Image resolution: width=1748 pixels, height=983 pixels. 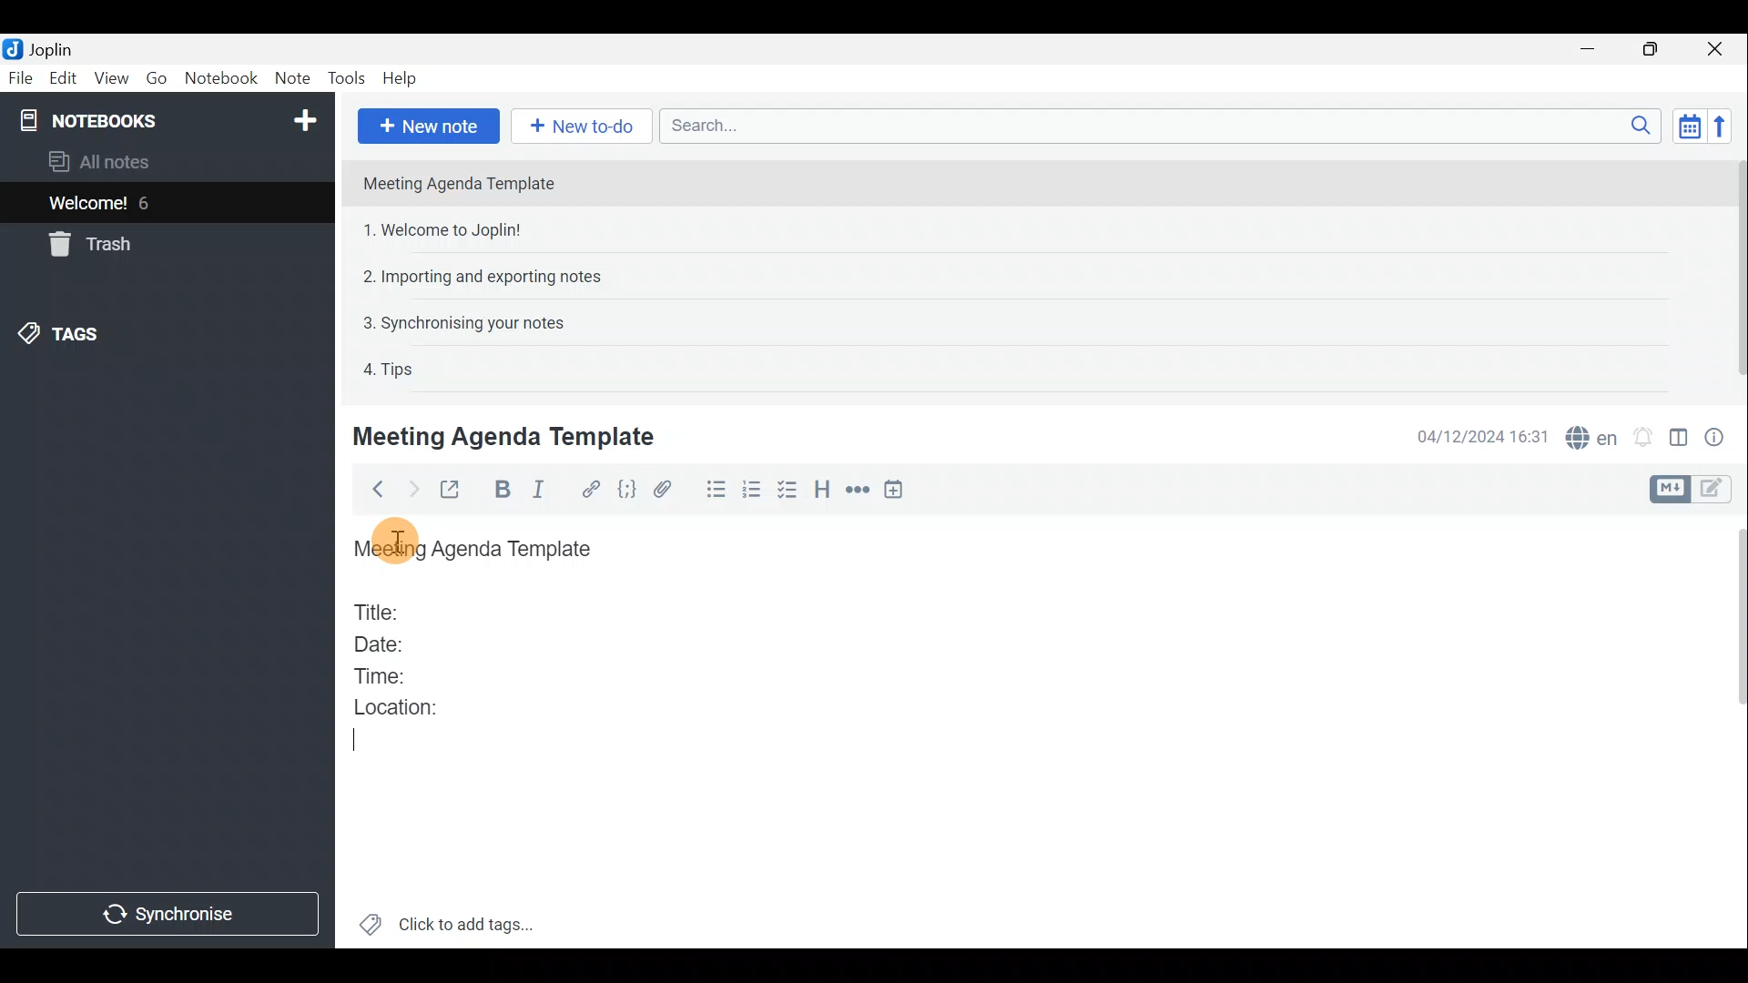 What do you see at coordinates (352, 742) in the screenshot?
I see `Cursor` at bounding box center [352, 742].